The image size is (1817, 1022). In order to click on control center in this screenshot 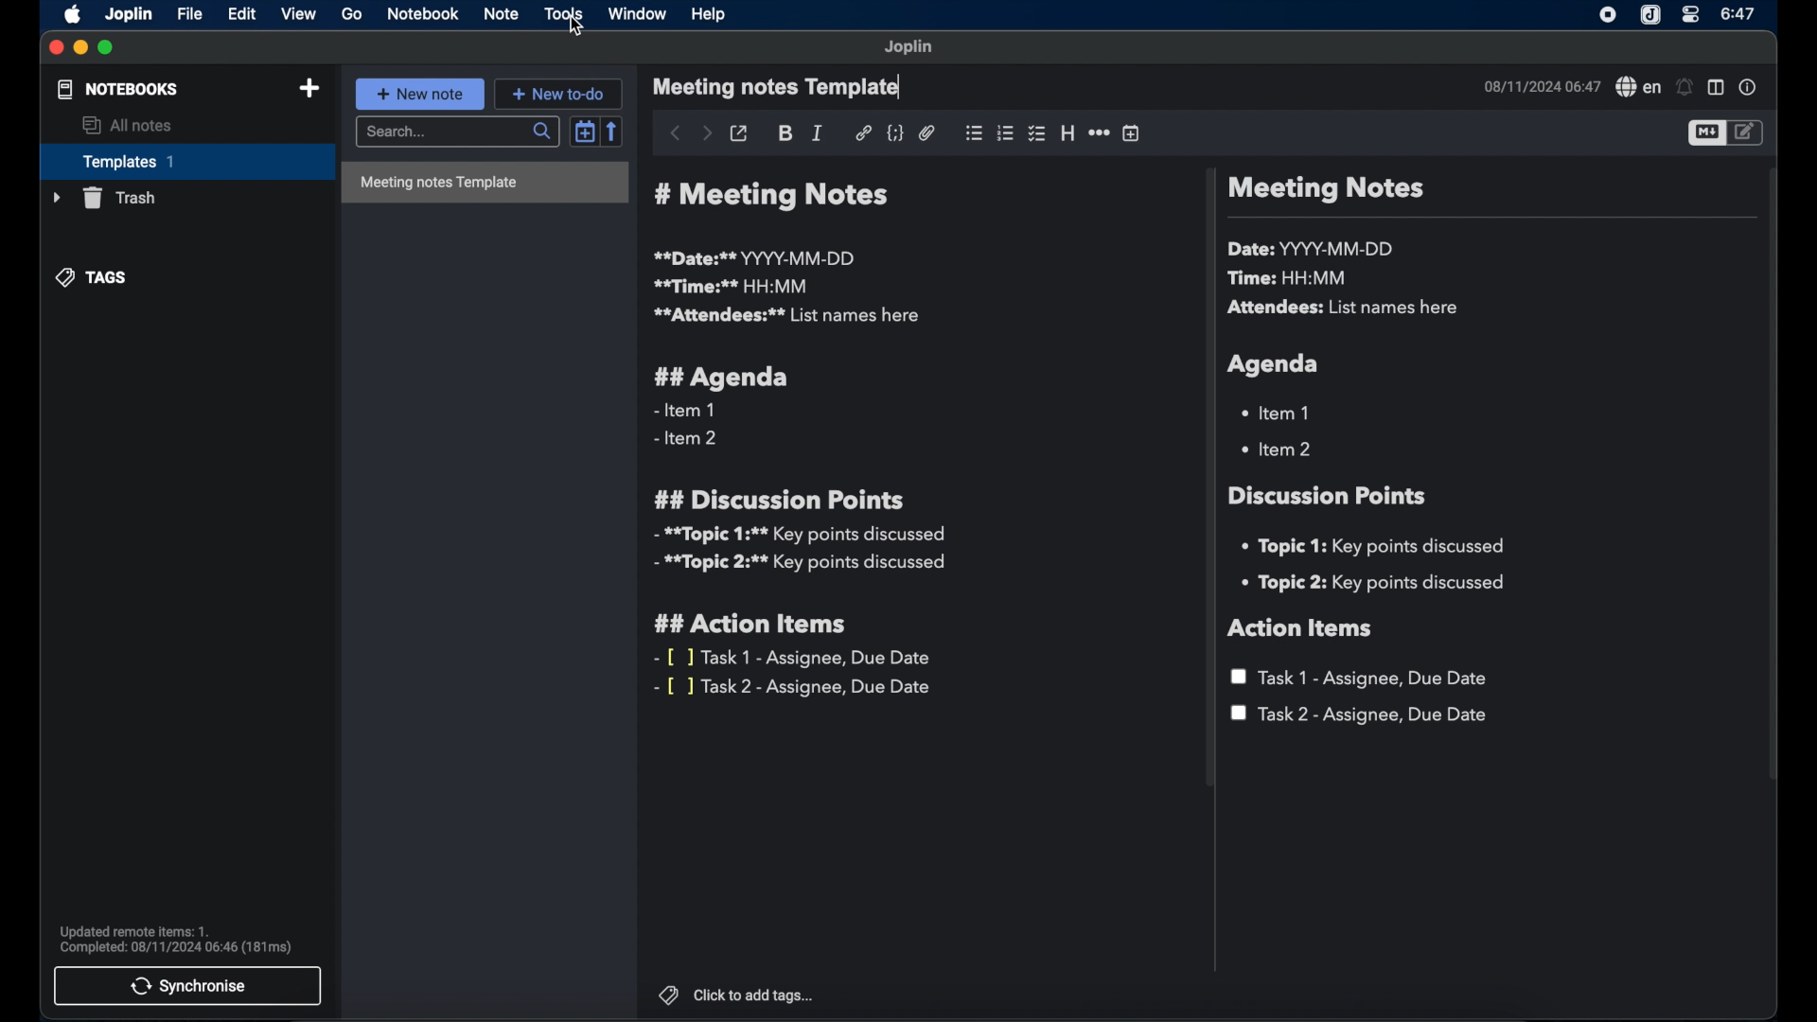, I will do `click(1691, 16)`.